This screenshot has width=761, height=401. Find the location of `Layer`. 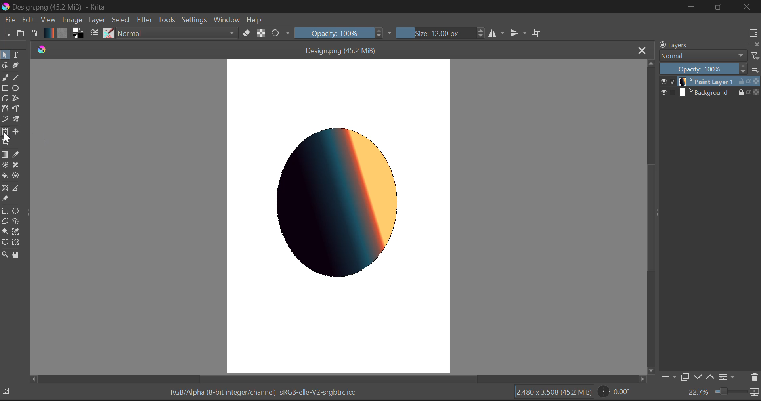

Layer is located at coordinates (97, 21).